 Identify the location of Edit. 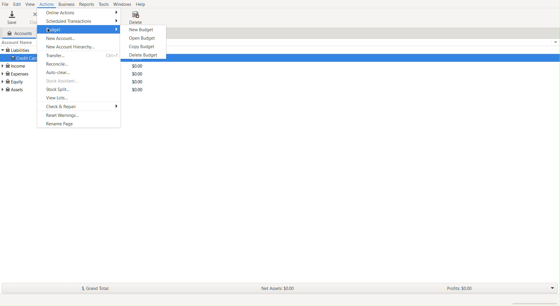
(18, 4).